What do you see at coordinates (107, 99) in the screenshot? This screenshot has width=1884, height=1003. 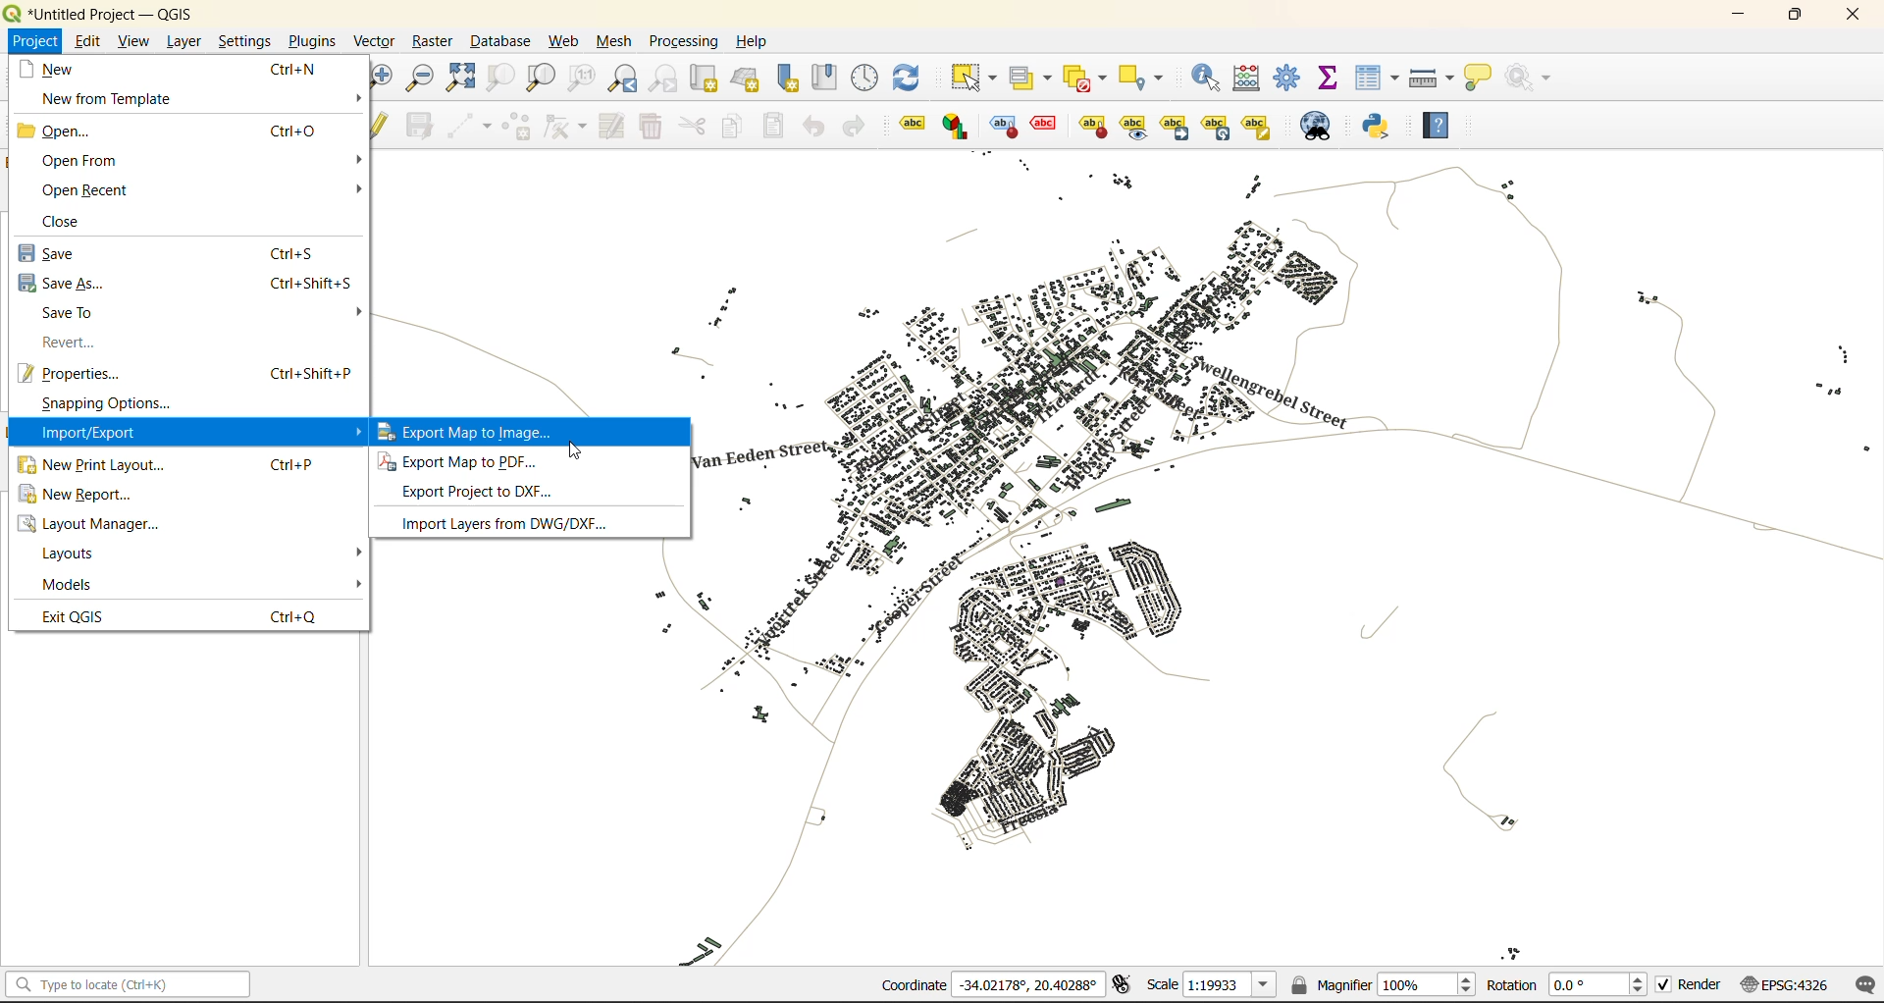 I see `new from template` at bounding box center [107, 99].